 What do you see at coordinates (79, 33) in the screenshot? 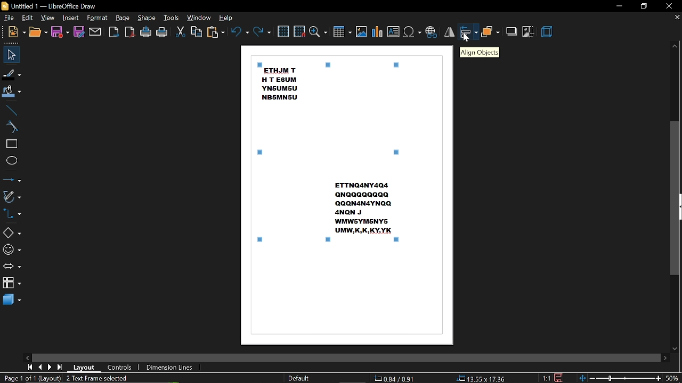
I see `save as` at bounding box center [79, 33].